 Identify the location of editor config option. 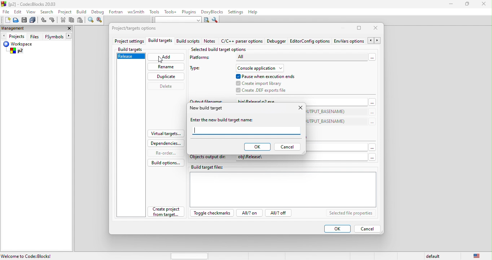
(311, 40).